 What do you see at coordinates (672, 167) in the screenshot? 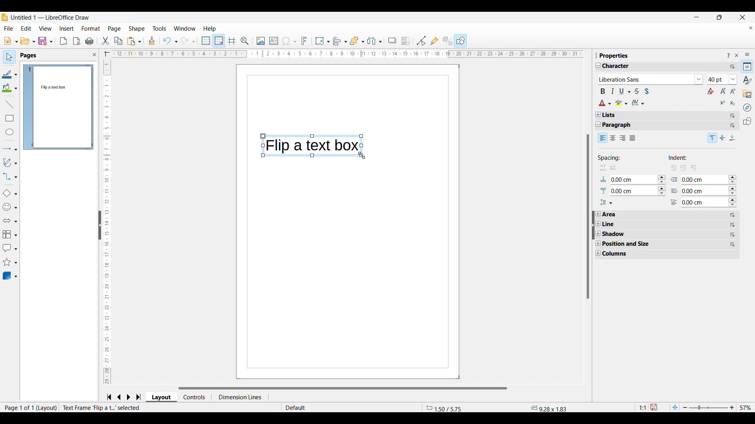
I see `right indent` at bounding box center [672, 167].